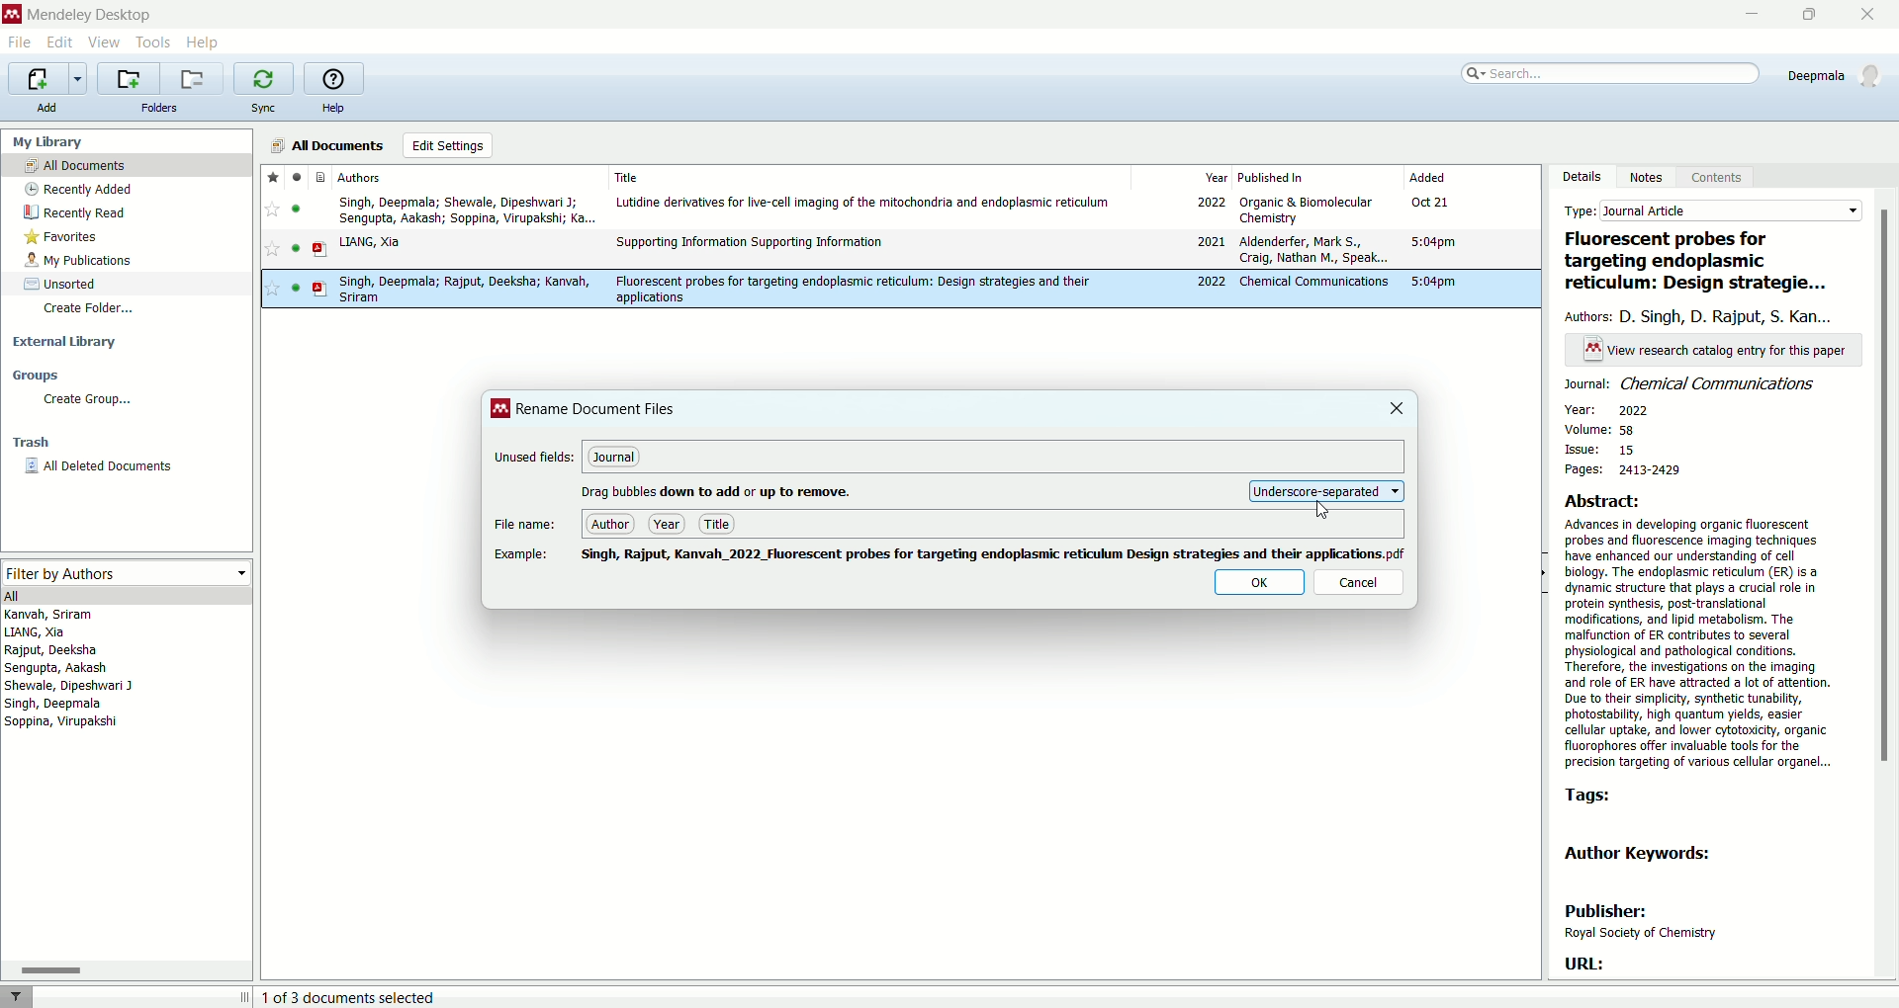 This screenshot has height=1008, width=1899. Describe the element at coordinates (85, 401) in the screenshot. I see `create group` at that location.